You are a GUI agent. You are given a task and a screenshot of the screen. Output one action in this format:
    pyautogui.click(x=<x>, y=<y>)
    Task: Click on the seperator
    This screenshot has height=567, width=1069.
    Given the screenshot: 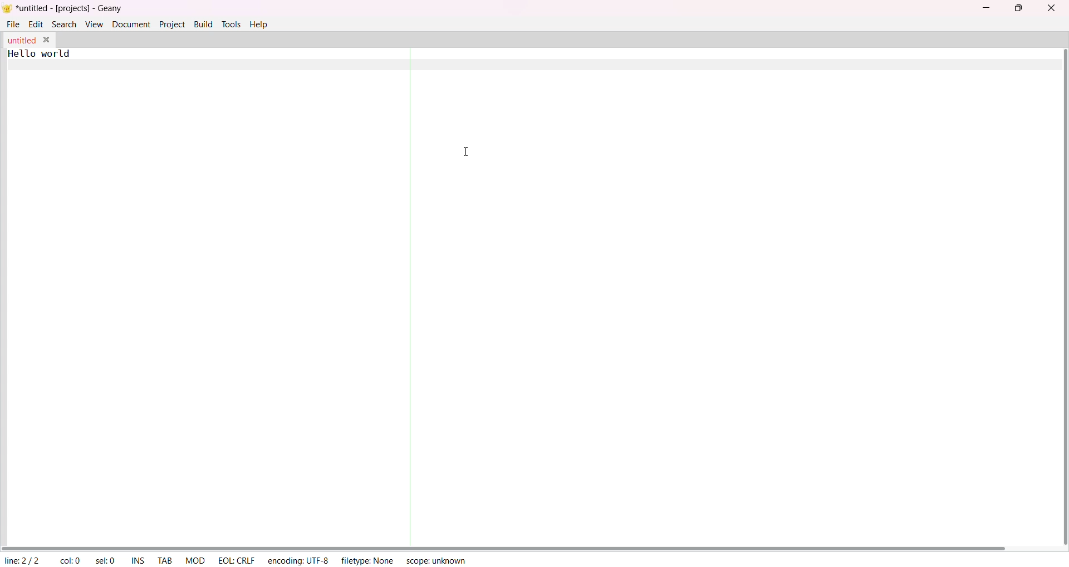 What is the action you would take?
    pyautogui.click(x=408, y=292)
    